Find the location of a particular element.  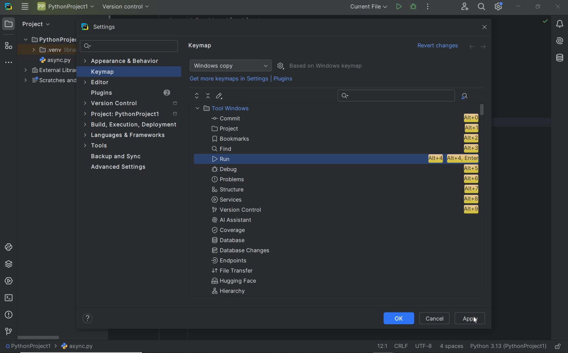

problems is located at coordinates (8, 315).